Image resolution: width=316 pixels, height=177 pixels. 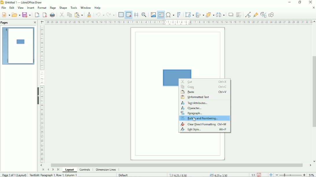 What do you see at coordinates (69, 14) in the screenshot?
I see `Copy` at bounding box center [69, 14].